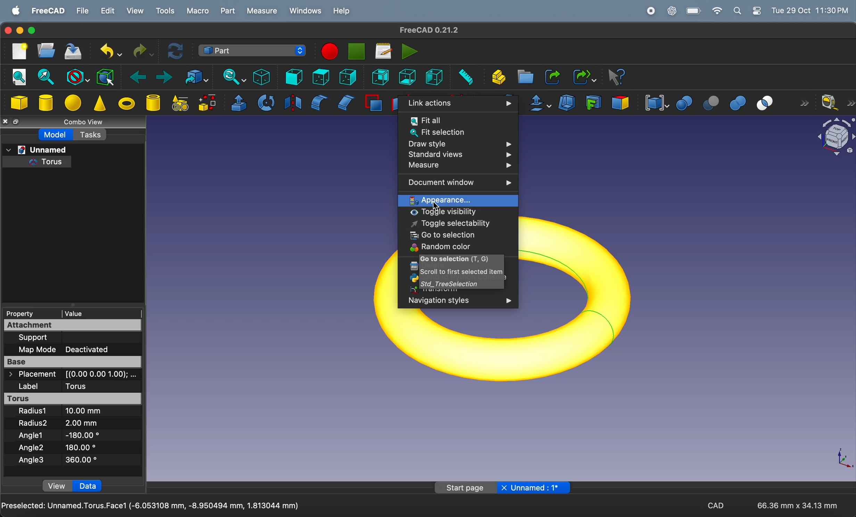 The height and width of the screenshot is (517, 856). Describe the element at coordinates (208, 104) in the screenshot. I see `shape builder` at that location.